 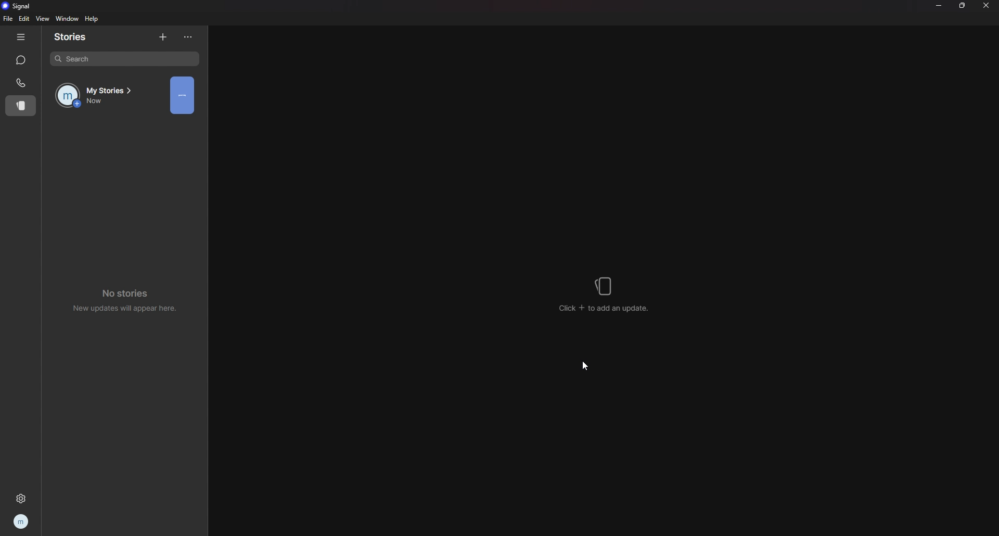 What do you see at coordinates (189, 37) in the screenshot?
I see `options` at bounding box center [189, 37].